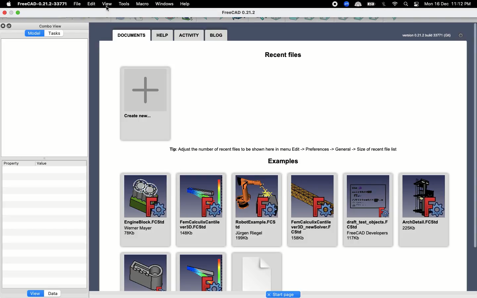  I want to click on Examples, so click(200, 273).